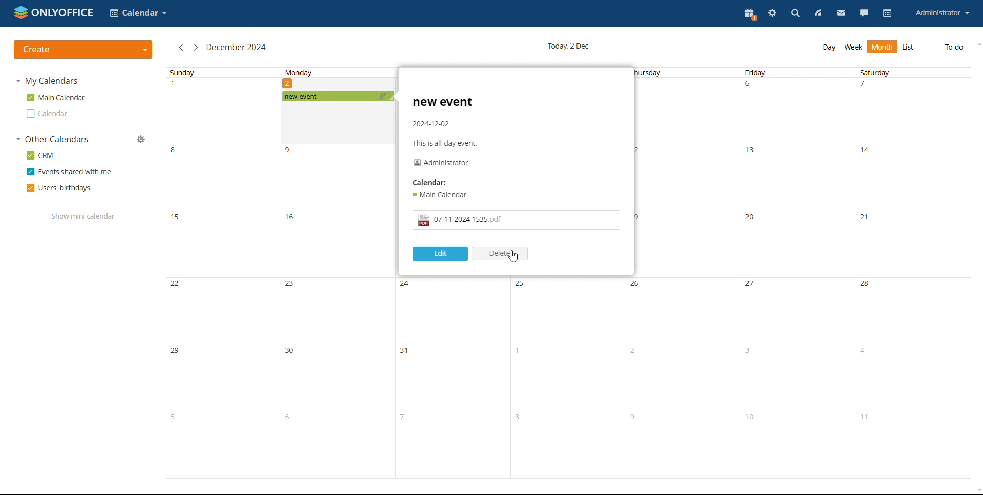 Image resolution: width=983 pixels, height=495 pixels. What do you see at coordinates (888, 14) in the screenshot?
I see `calendar` at bounding box center [888, 14].